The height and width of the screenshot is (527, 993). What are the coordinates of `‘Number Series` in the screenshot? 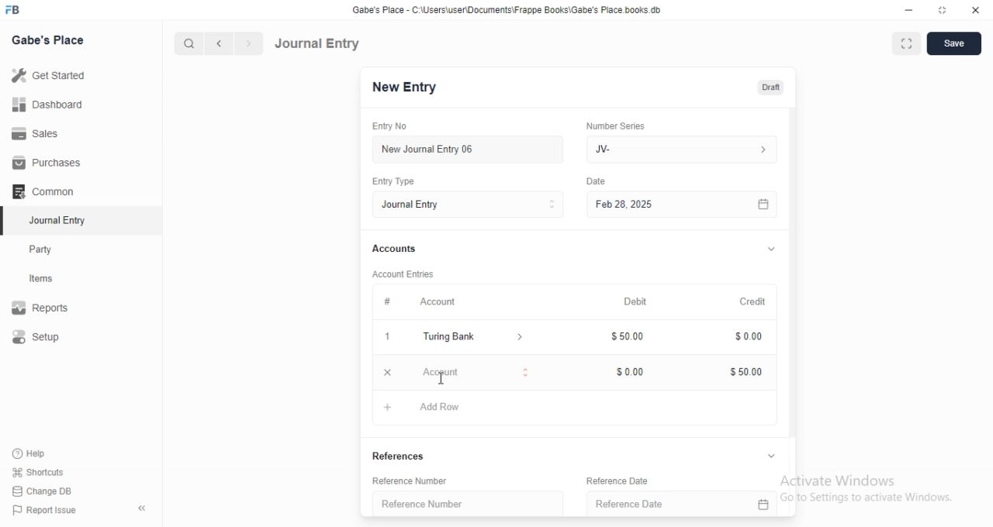 It's located at (625, 124).